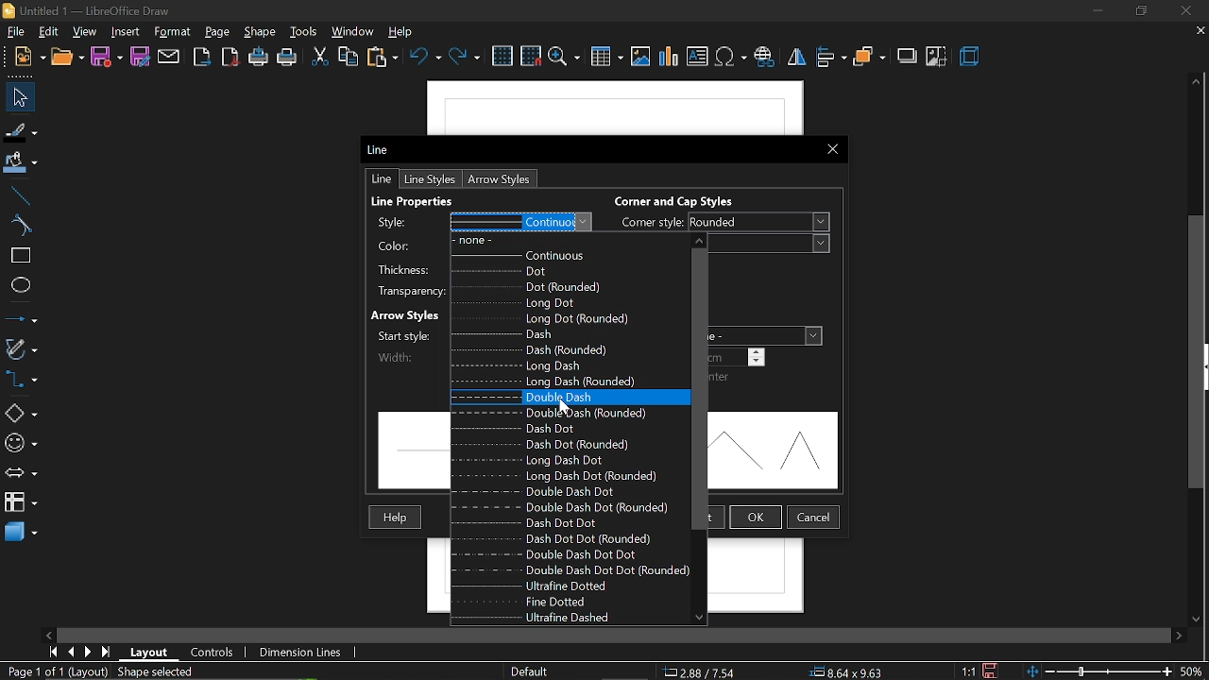 The width and height of the screenshot is (1209, 680). Describe the element at coordinates (409, 355) in the screenshot. I see `start width` at that location.